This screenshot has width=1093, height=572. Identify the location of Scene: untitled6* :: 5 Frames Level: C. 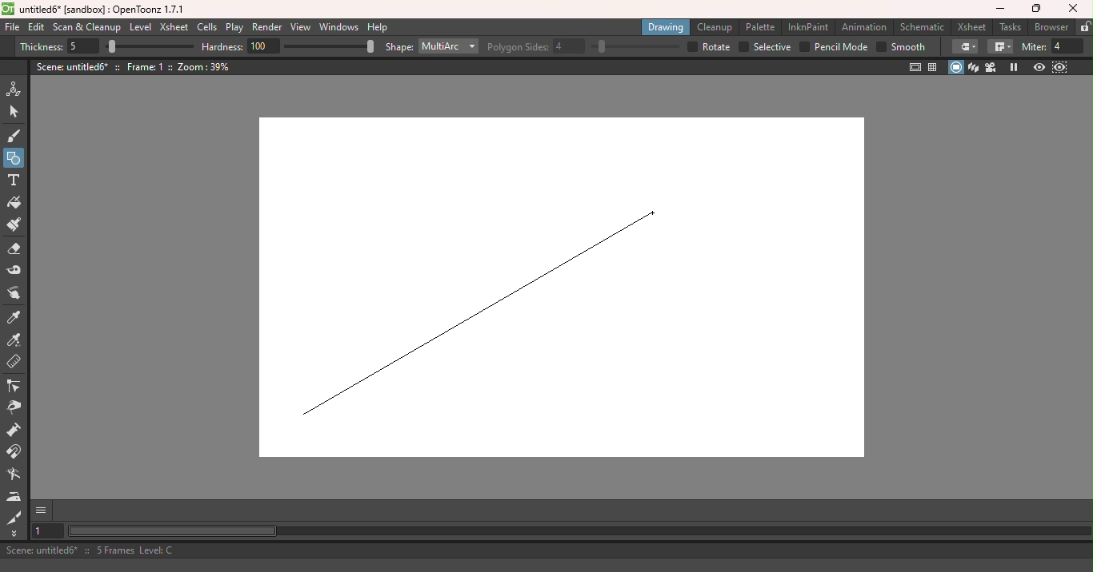
(545, 550).